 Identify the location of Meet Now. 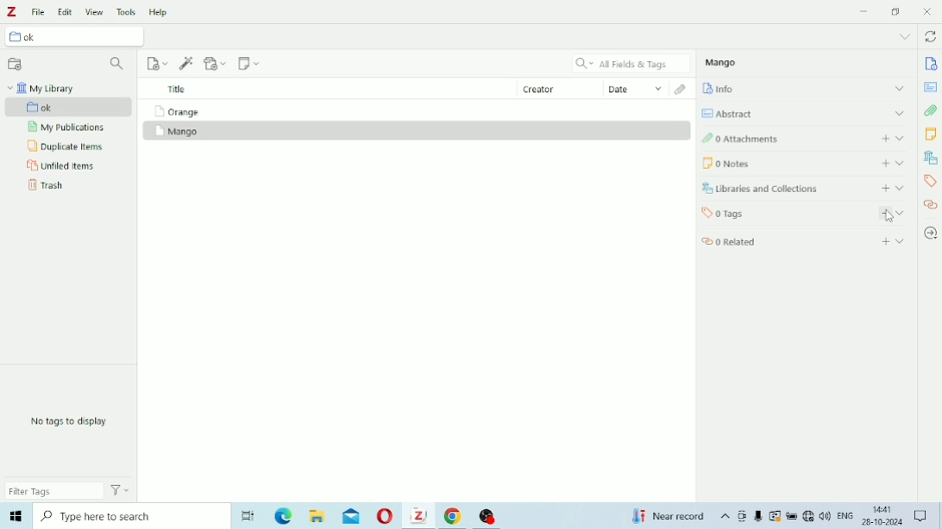
(743, 516).